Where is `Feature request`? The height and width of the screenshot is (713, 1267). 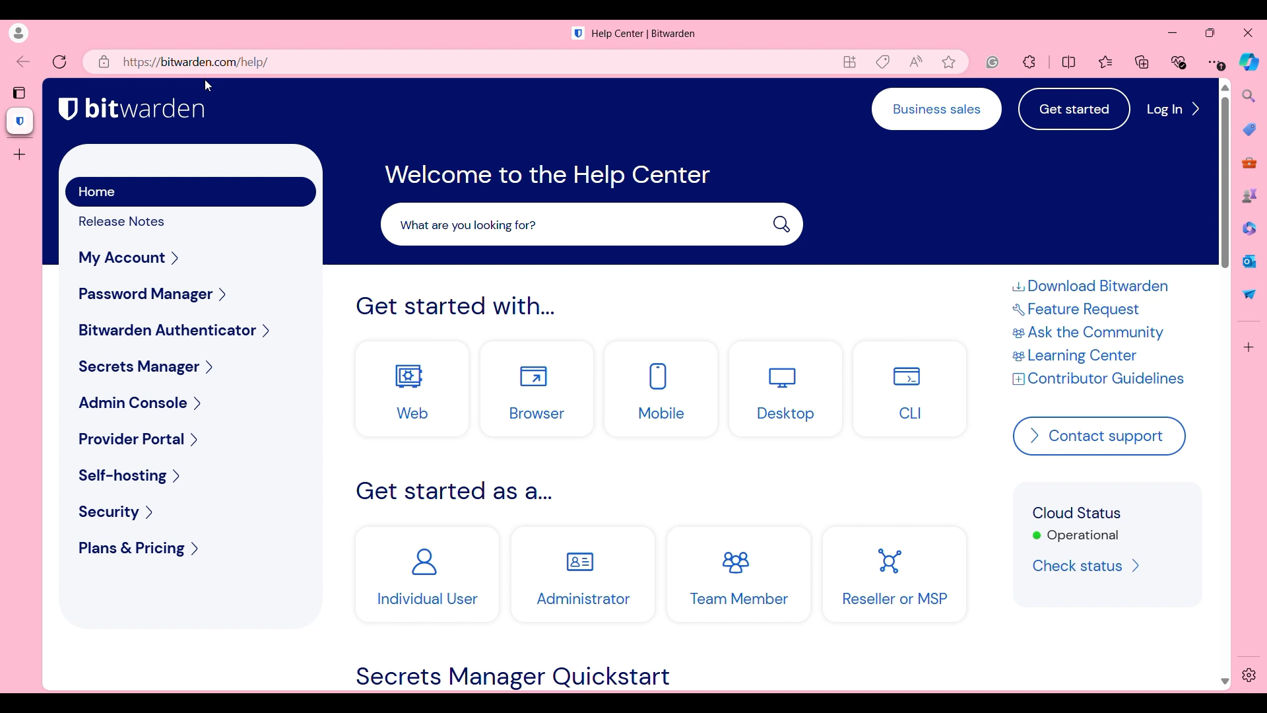
Feature request is located at coordinates (1088, 310).